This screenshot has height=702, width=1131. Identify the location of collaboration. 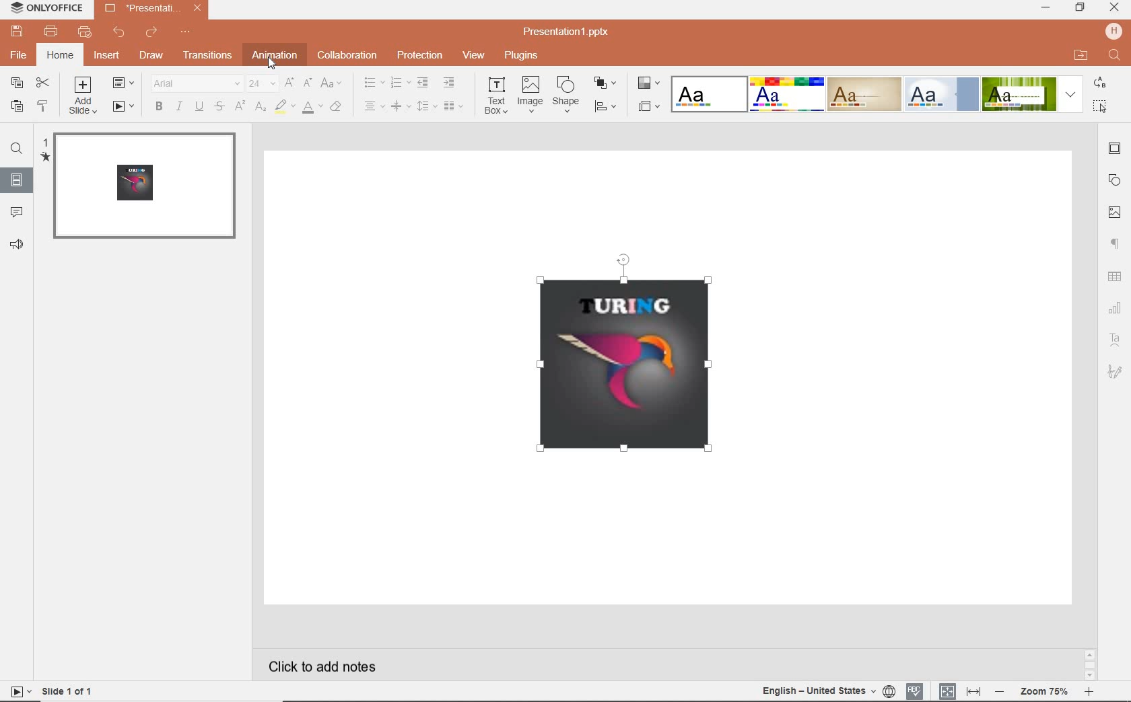
(348, 56).